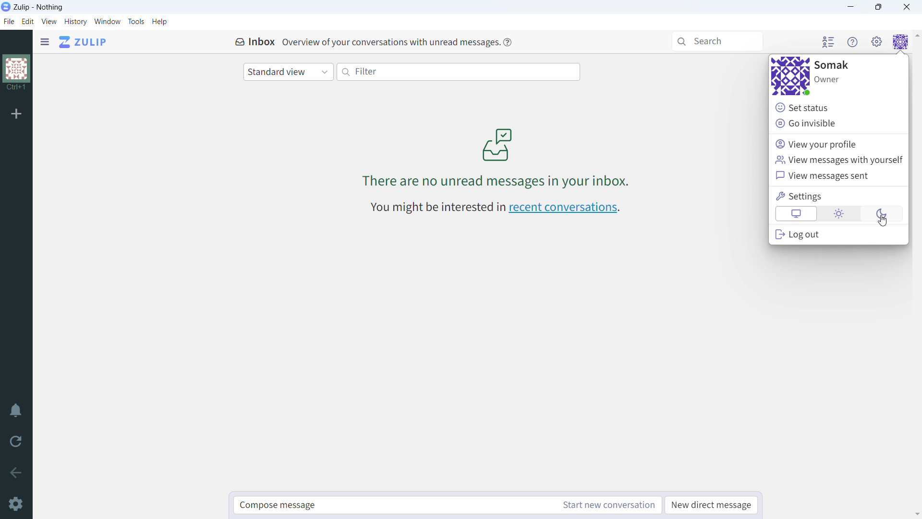  Describe the element at coordinates (495, 207) in the screenshot. I see `recent conversationa` at that location.